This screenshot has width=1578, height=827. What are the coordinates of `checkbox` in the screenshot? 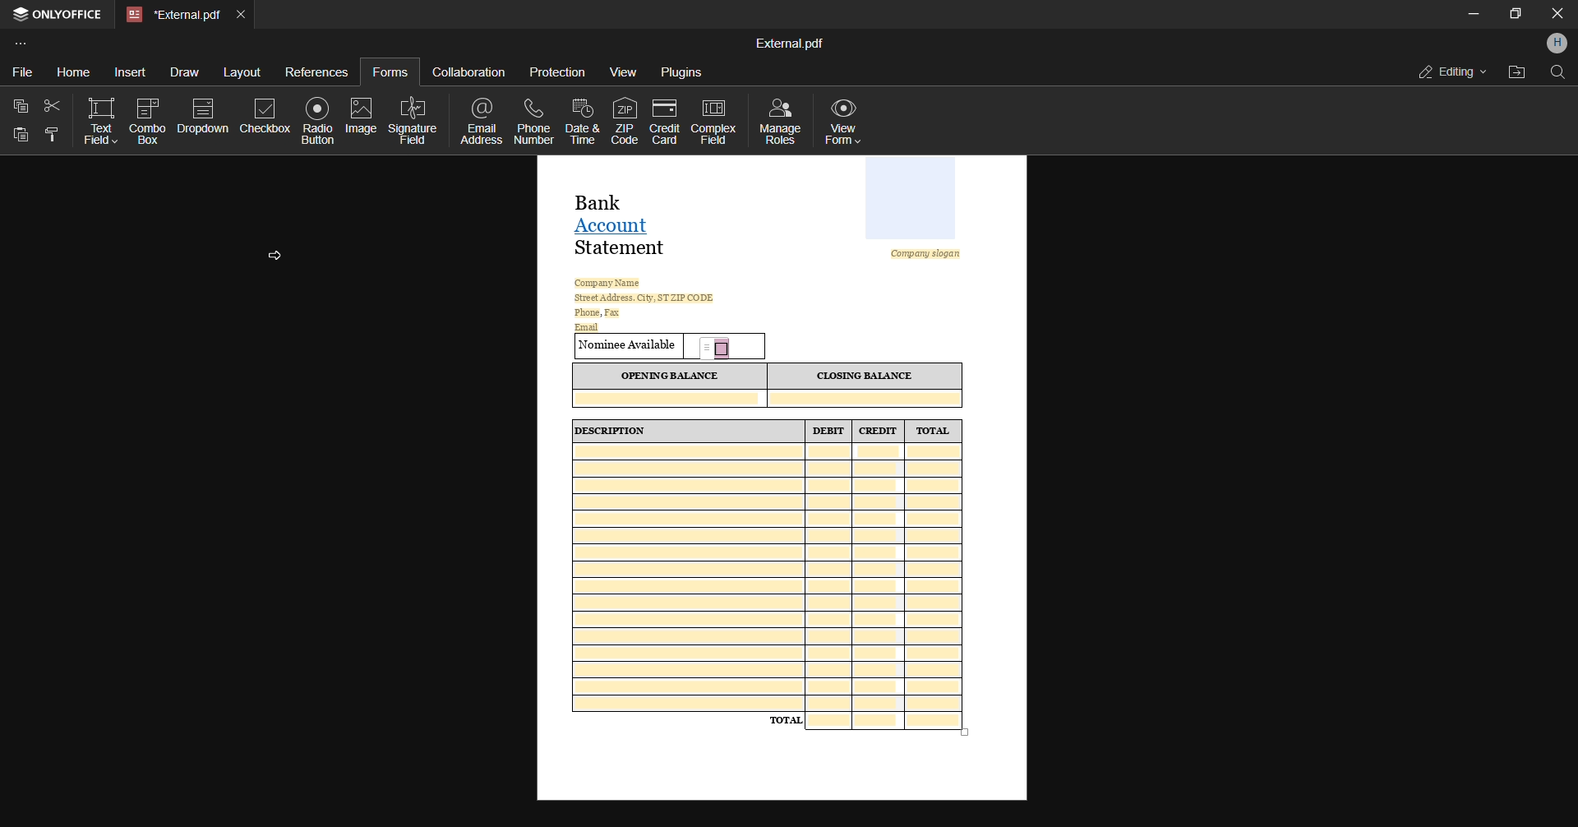 It's located at (264, 124).